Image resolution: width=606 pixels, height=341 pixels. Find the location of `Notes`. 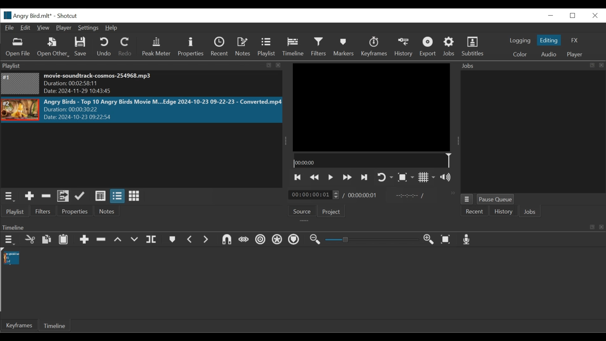

Notes is located at coordinates (106, 212).